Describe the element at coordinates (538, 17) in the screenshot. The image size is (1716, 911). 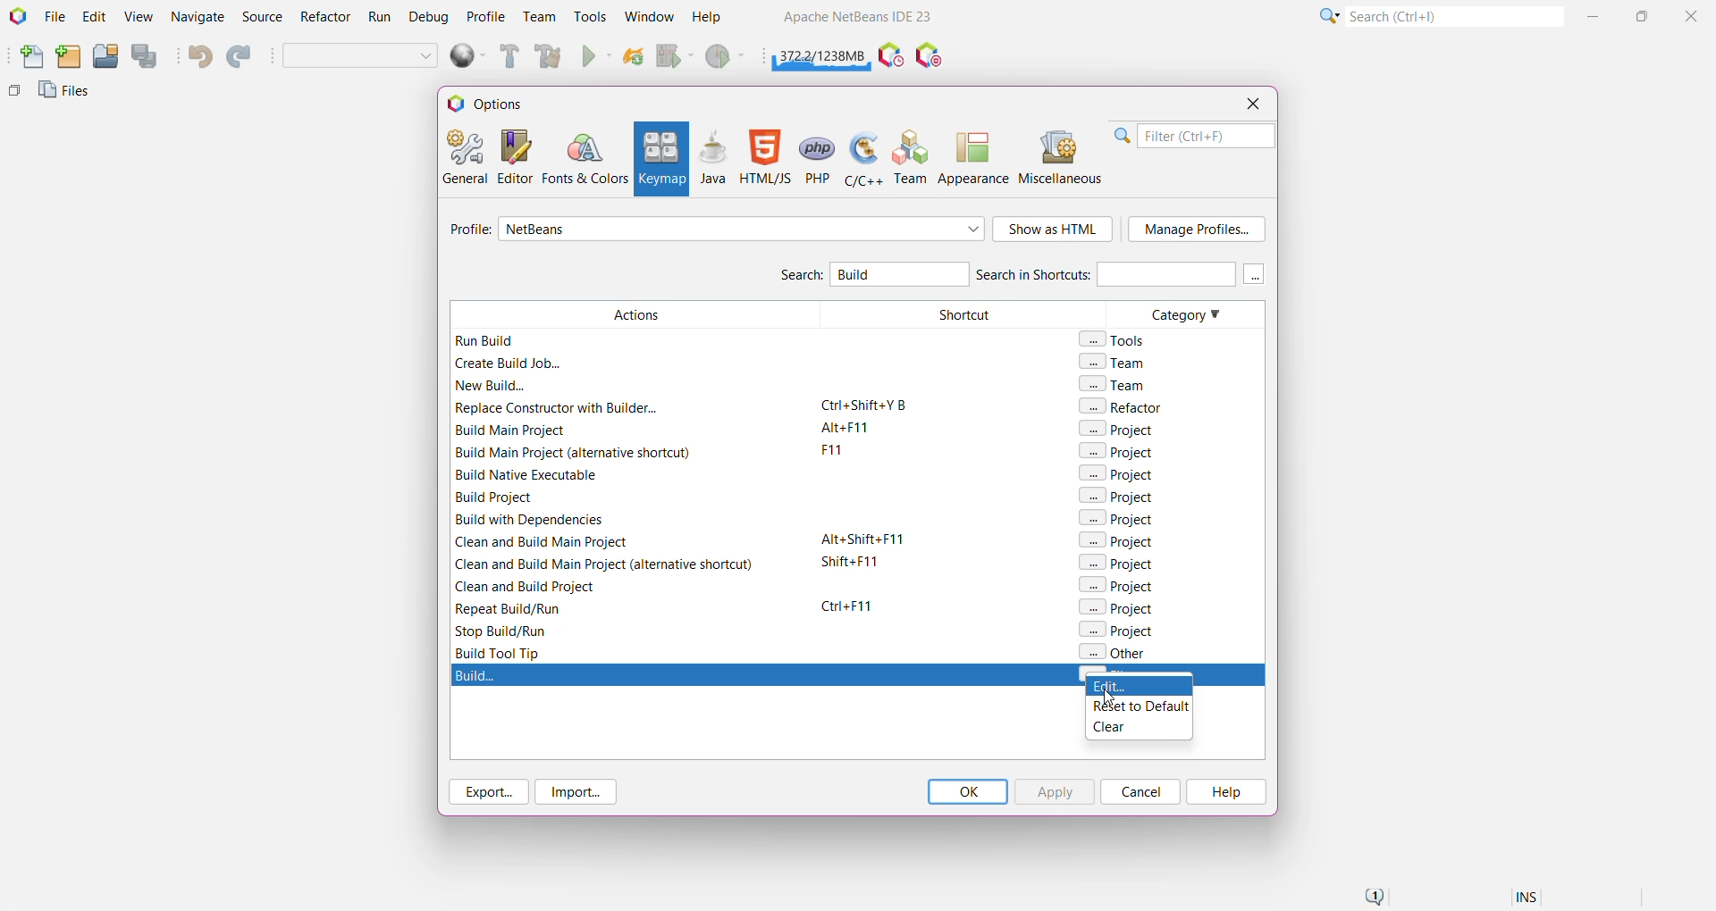
I see `Team` at that location.